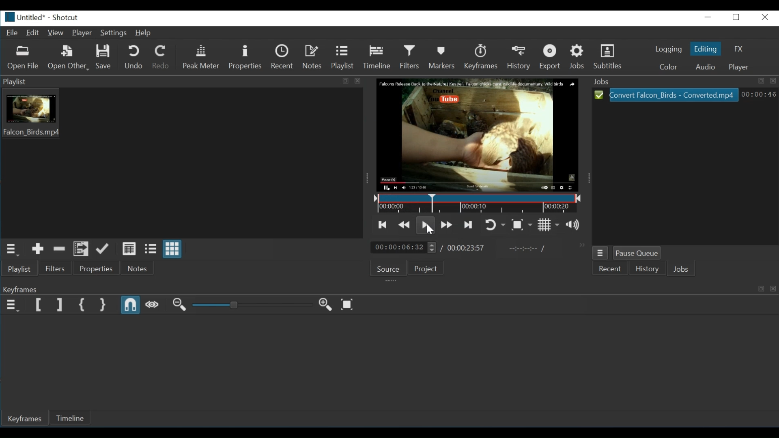 Image resolution: width=779 pixels, height=438 pixels. I want to click on Keyframes, so click(26, 418).